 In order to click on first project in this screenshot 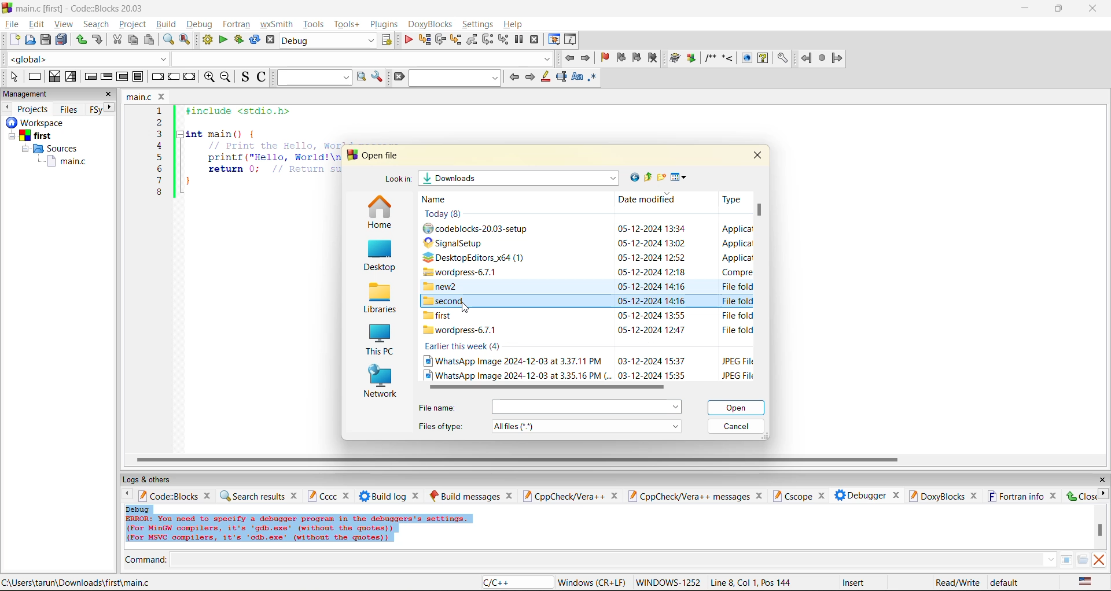, I will do `click(32, 136)`.